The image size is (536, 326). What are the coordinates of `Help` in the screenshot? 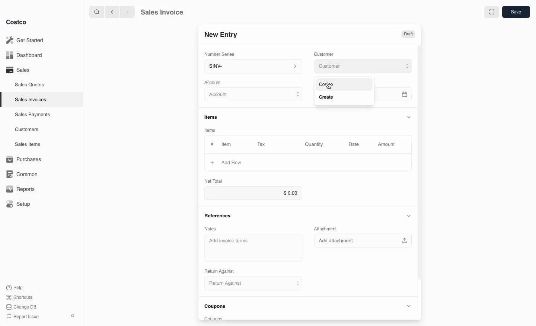 It's located at (15, 287).